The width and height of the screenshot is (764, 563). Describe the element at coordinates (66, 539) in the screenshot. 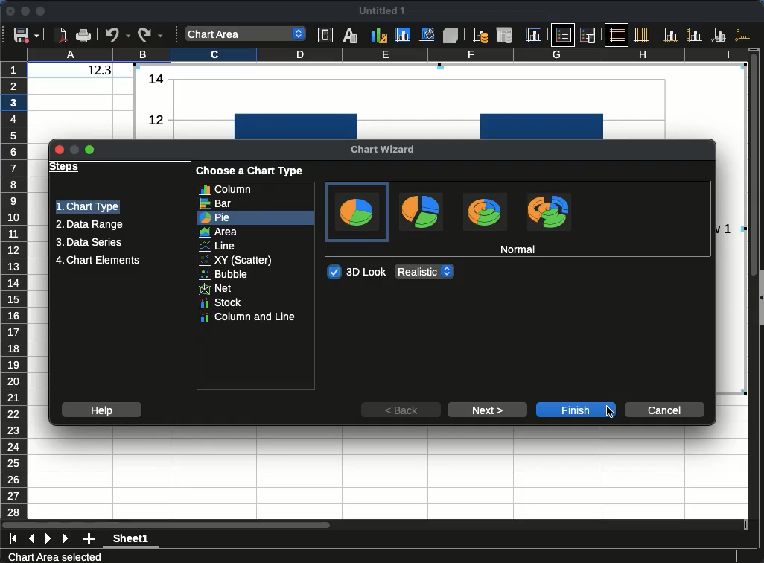

I see `last sheet` at that location.